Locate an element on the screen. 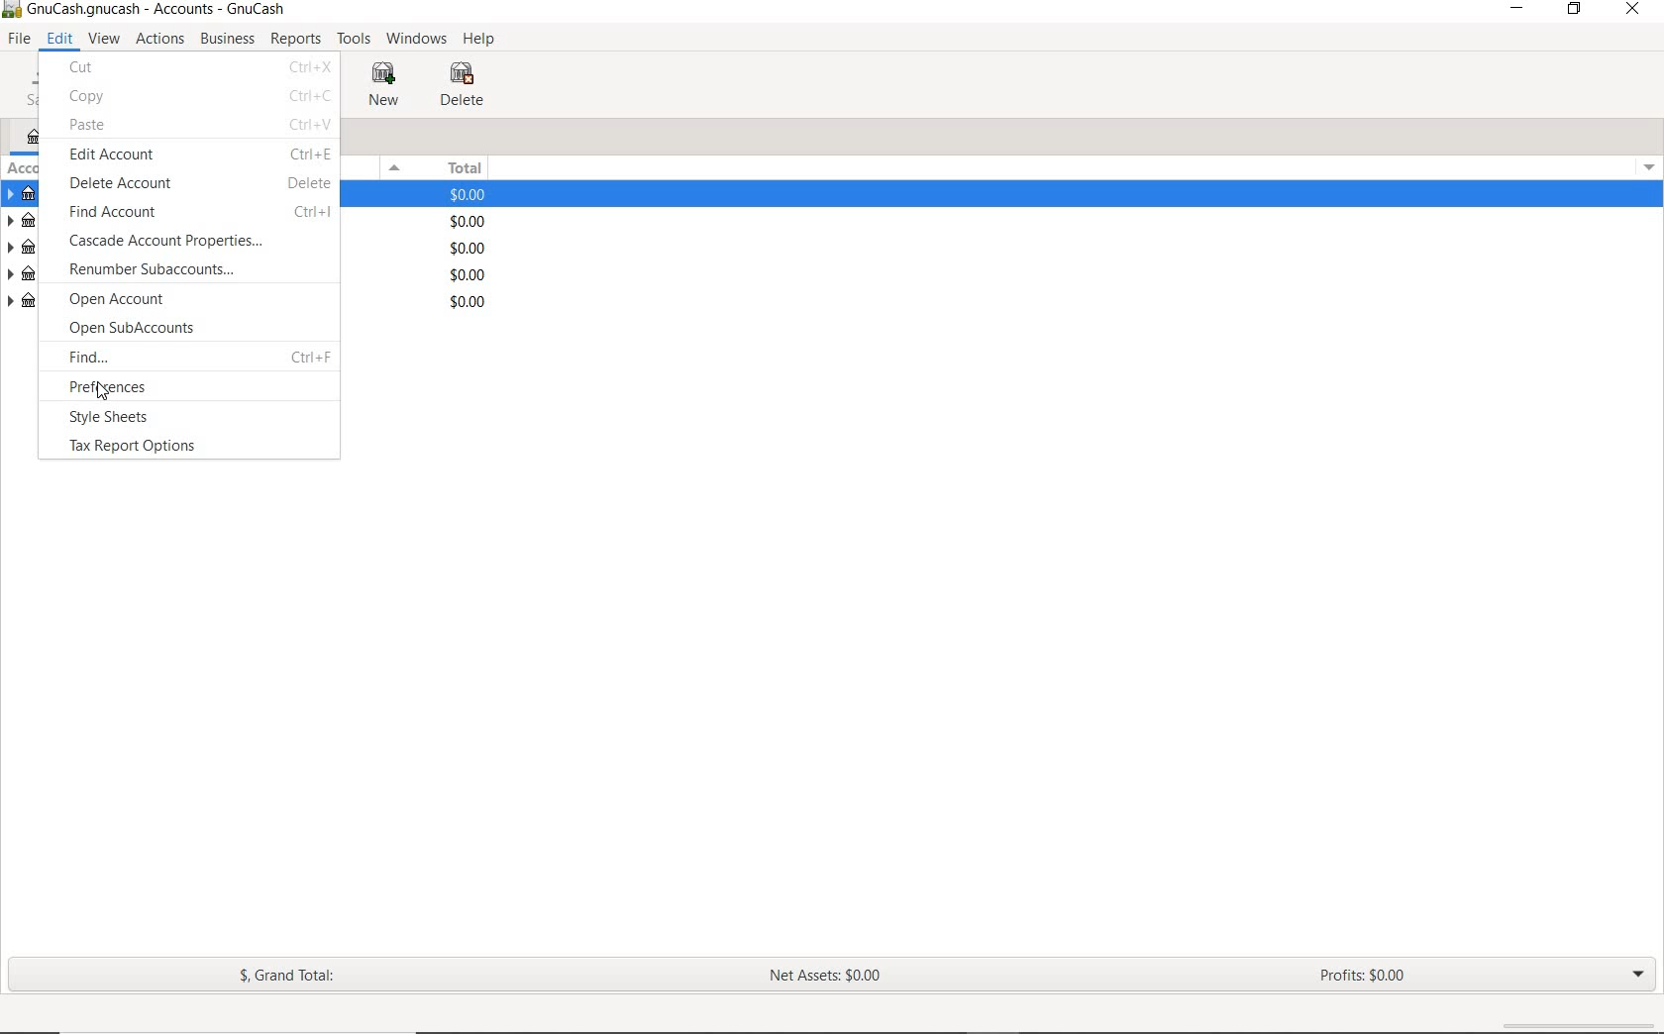 The image size is (1664, 1034). EQUITY is located at coordinates (23, 303).